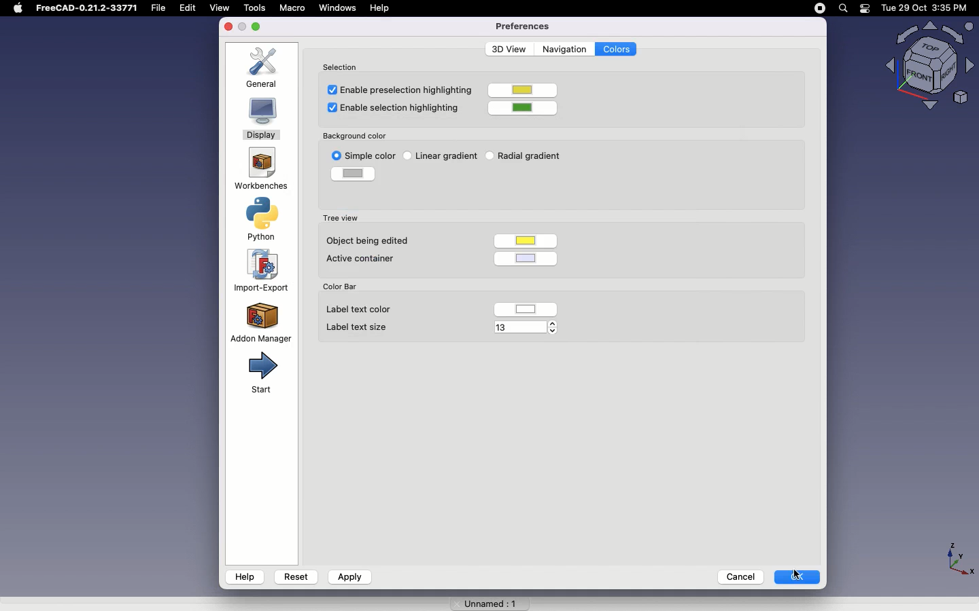  What do you see at coordinates (798, 576) in the screenshot?
I see `OK` at bounding box center [798, 576].